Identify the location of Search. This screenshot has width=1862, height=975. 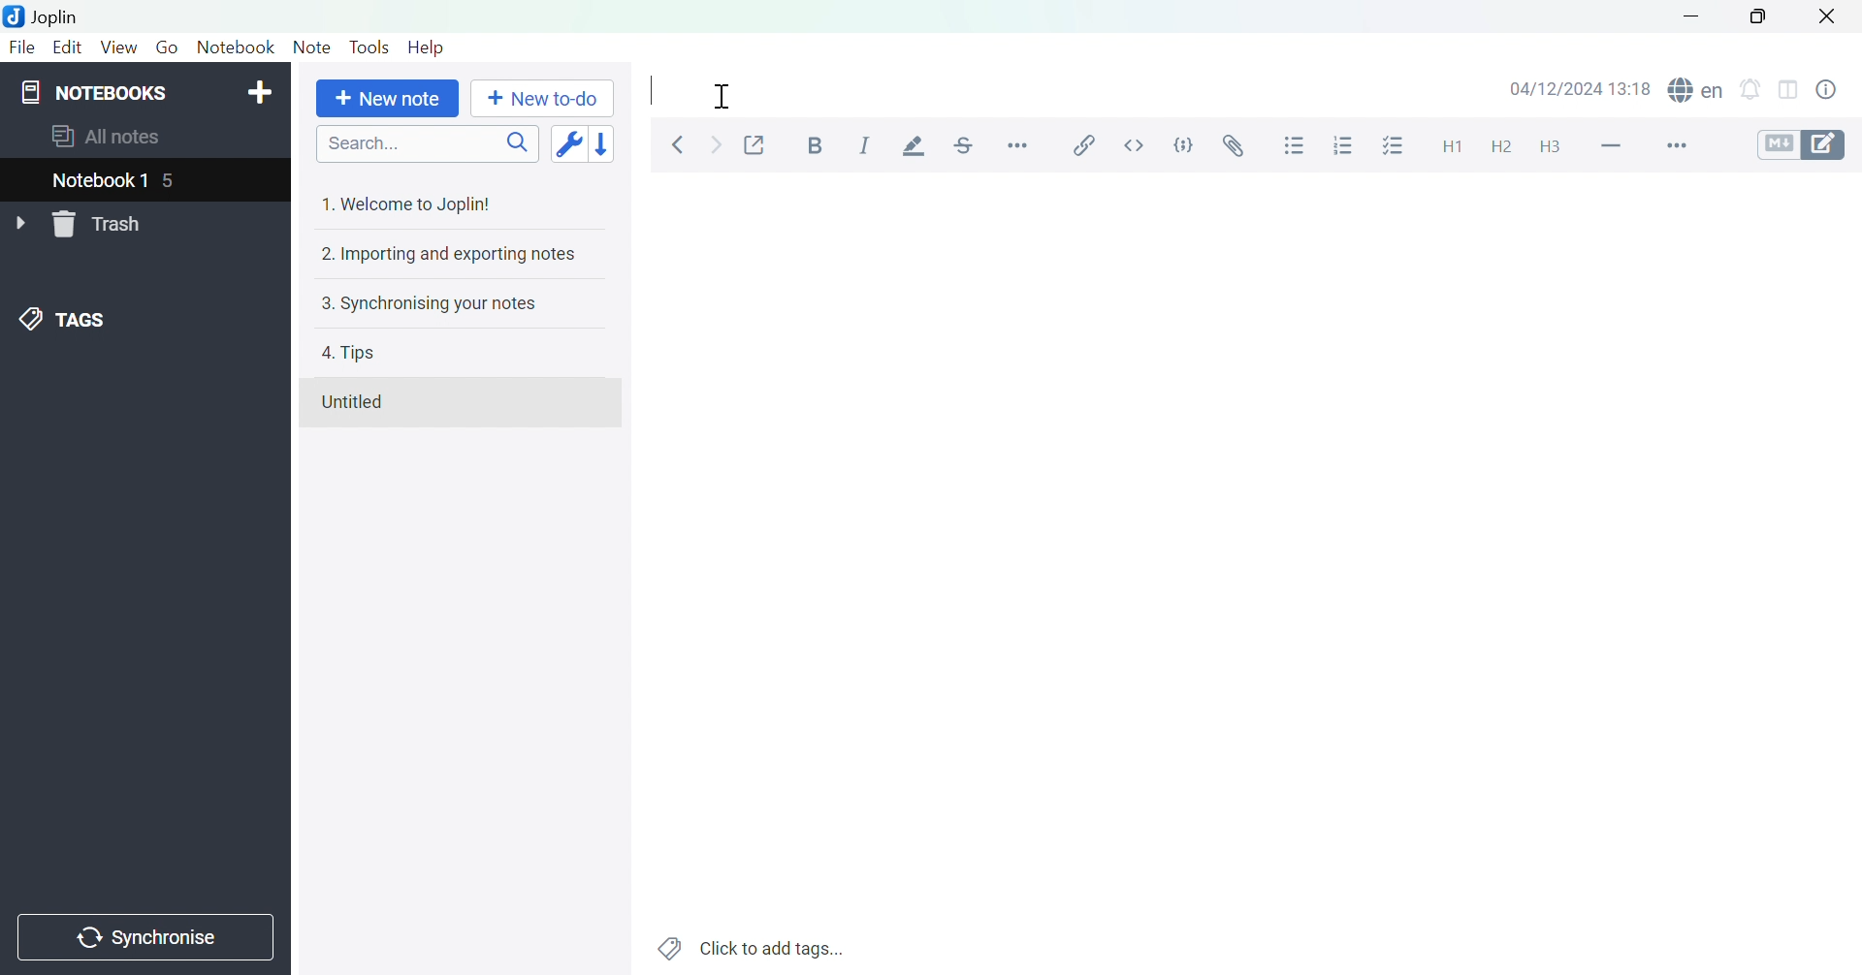
(427, 142).